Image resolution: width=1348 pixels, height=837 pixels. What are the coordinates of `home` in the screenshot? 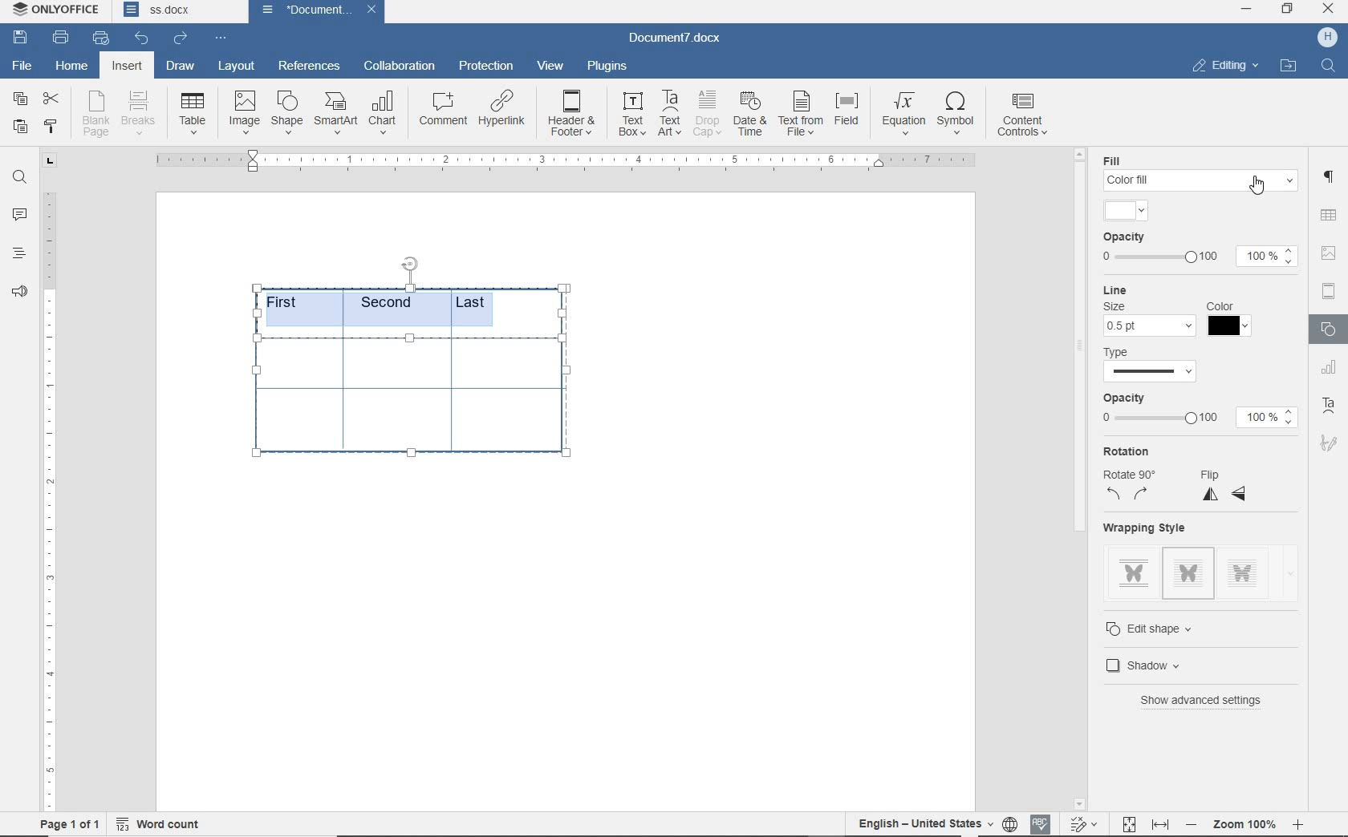 It's located at (73, 67).